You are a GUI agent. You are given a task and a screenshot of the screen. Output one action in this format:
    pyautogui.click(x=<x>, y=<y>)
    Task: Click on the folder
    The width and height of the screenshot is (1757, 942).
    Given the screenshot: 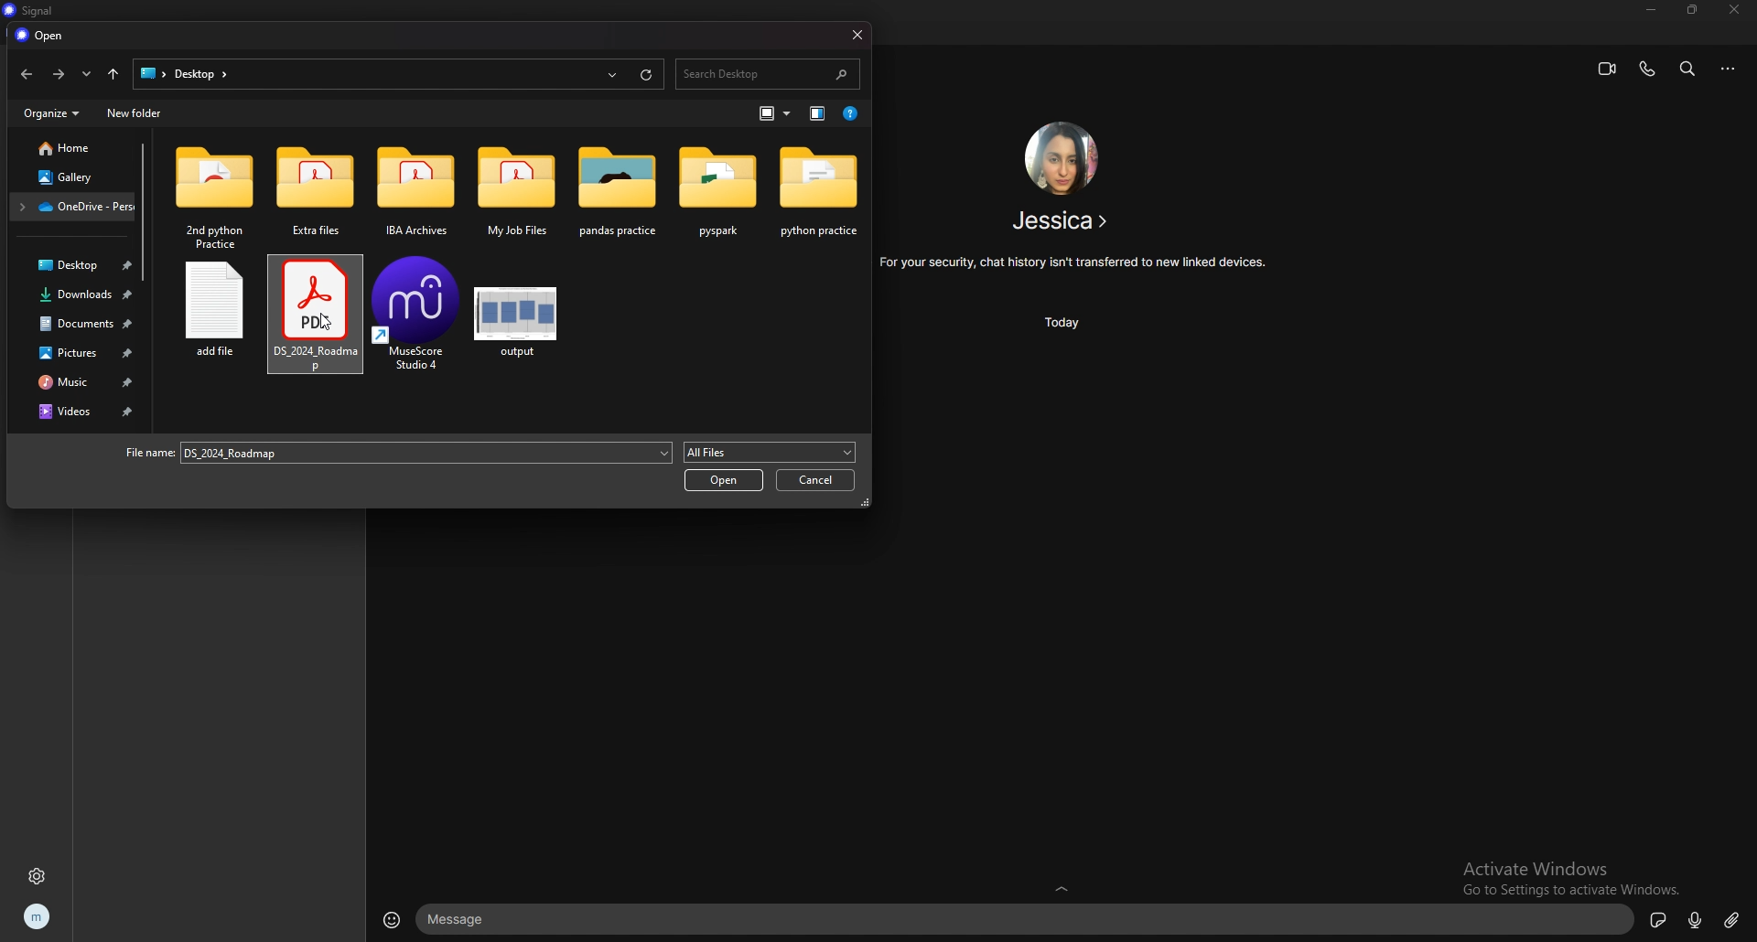 What is the action you would take?
    pyautogui.click(x=819, y=194)
    